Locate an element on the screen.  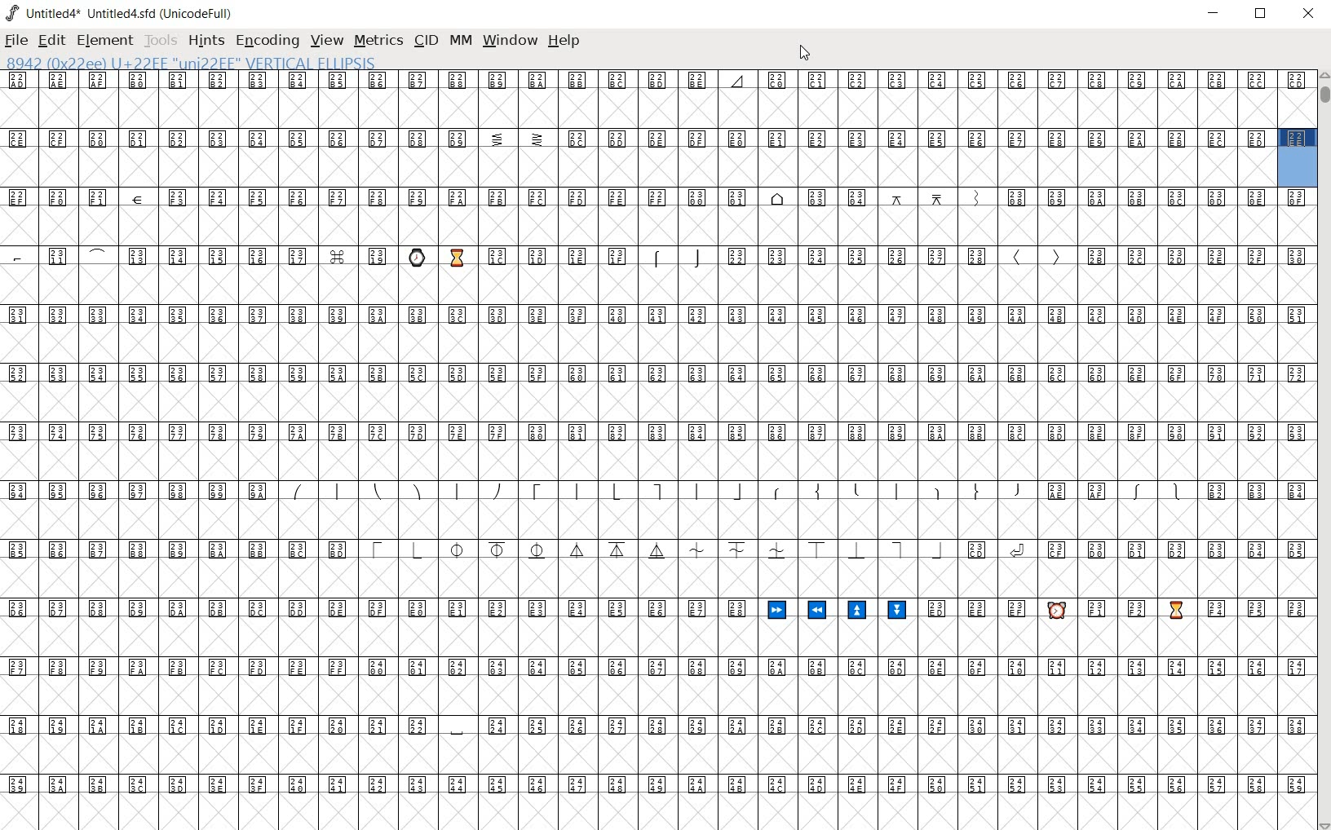
METRICS is located at coordinates (378, 40).